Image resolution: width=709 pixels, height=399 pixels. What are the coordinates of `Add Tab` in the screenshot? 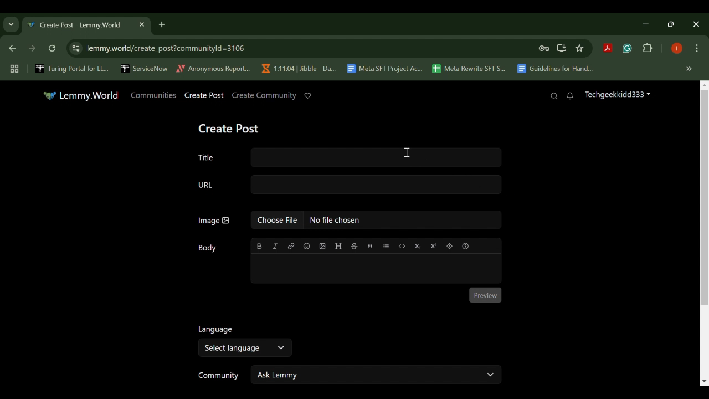 It's located at (161, 24).